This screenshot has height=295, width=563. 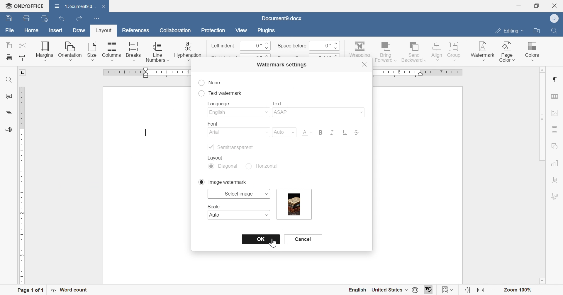 What do you see at coordinates (238, 113) in the screenshot?
I see `english` at bounding box center [238, 113].